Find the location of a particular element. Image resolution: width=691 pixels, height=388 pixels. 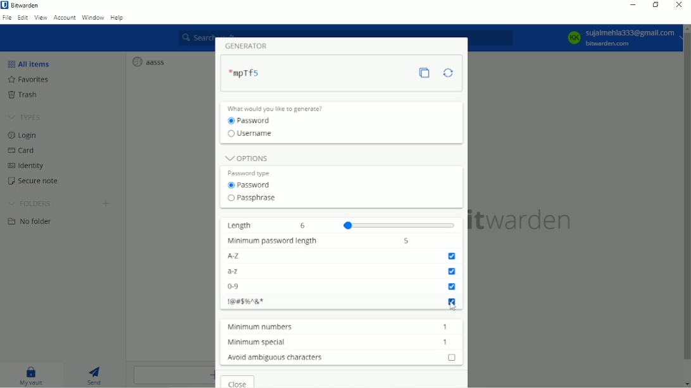

Minimum numbers is located at coordinates (259, 327).